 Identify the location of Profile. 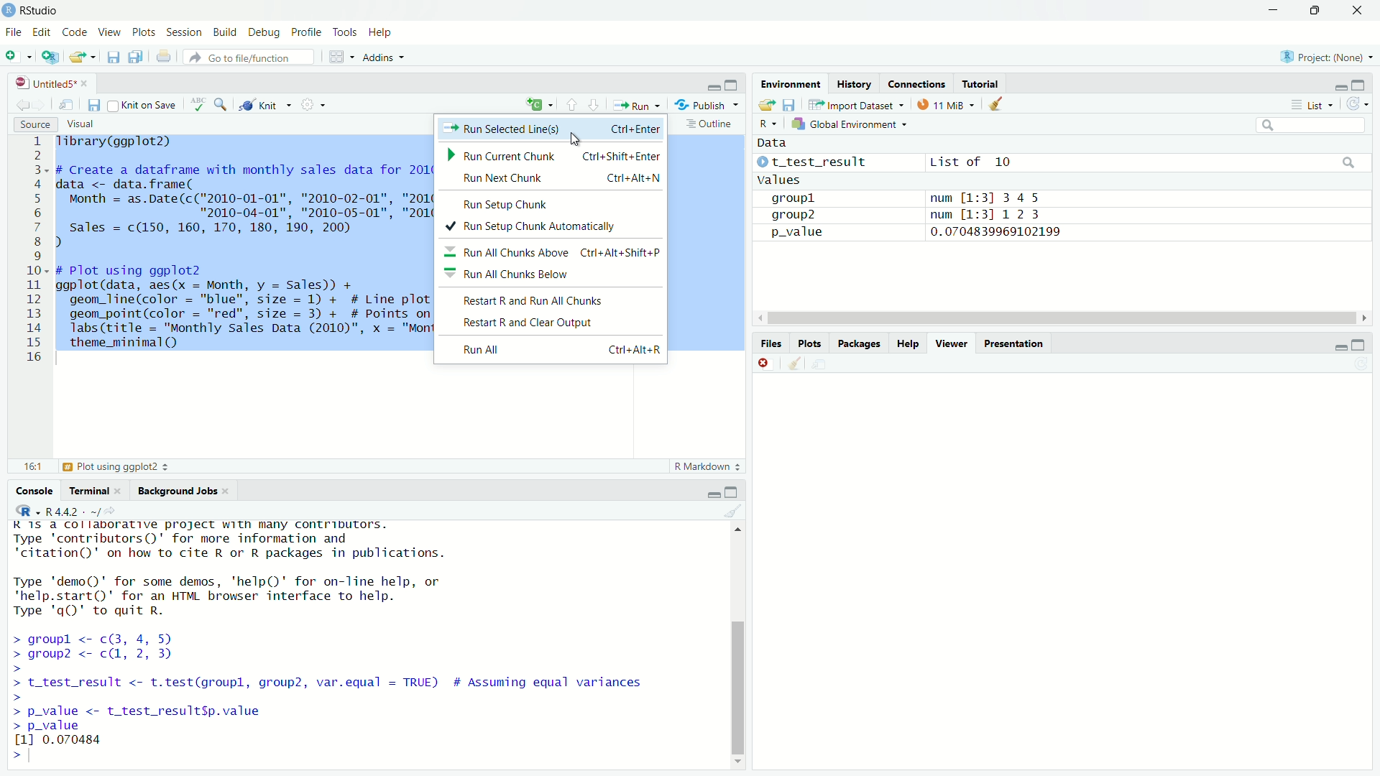
(305, 30).